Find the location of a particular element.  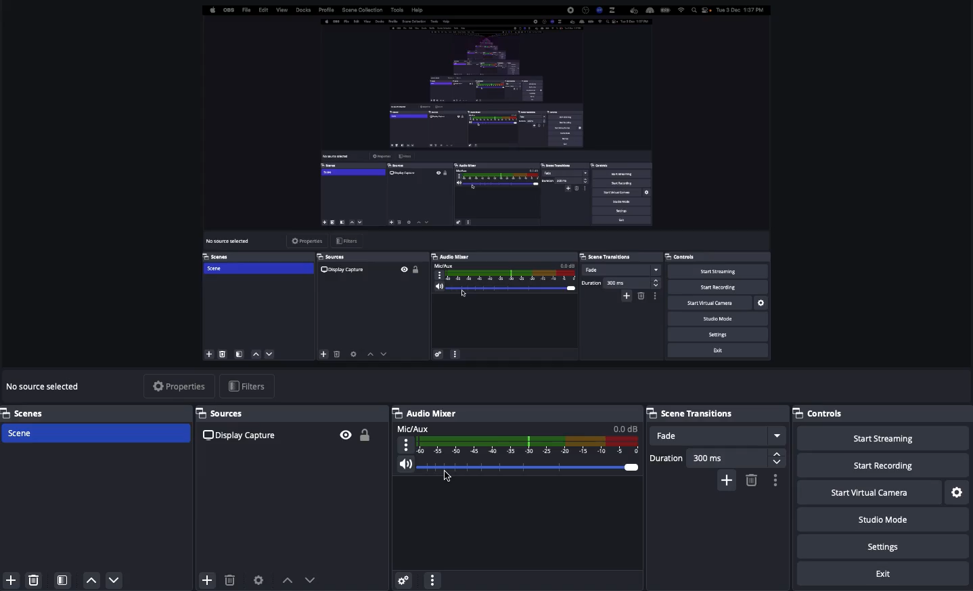

Filters is located at coordinates (247, 386).